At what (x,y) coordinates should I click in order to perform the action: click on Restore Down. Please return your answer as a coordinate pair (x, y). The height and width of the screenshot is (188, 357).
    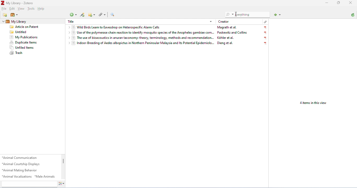
    Looking at the image, I should click on (327, 3).